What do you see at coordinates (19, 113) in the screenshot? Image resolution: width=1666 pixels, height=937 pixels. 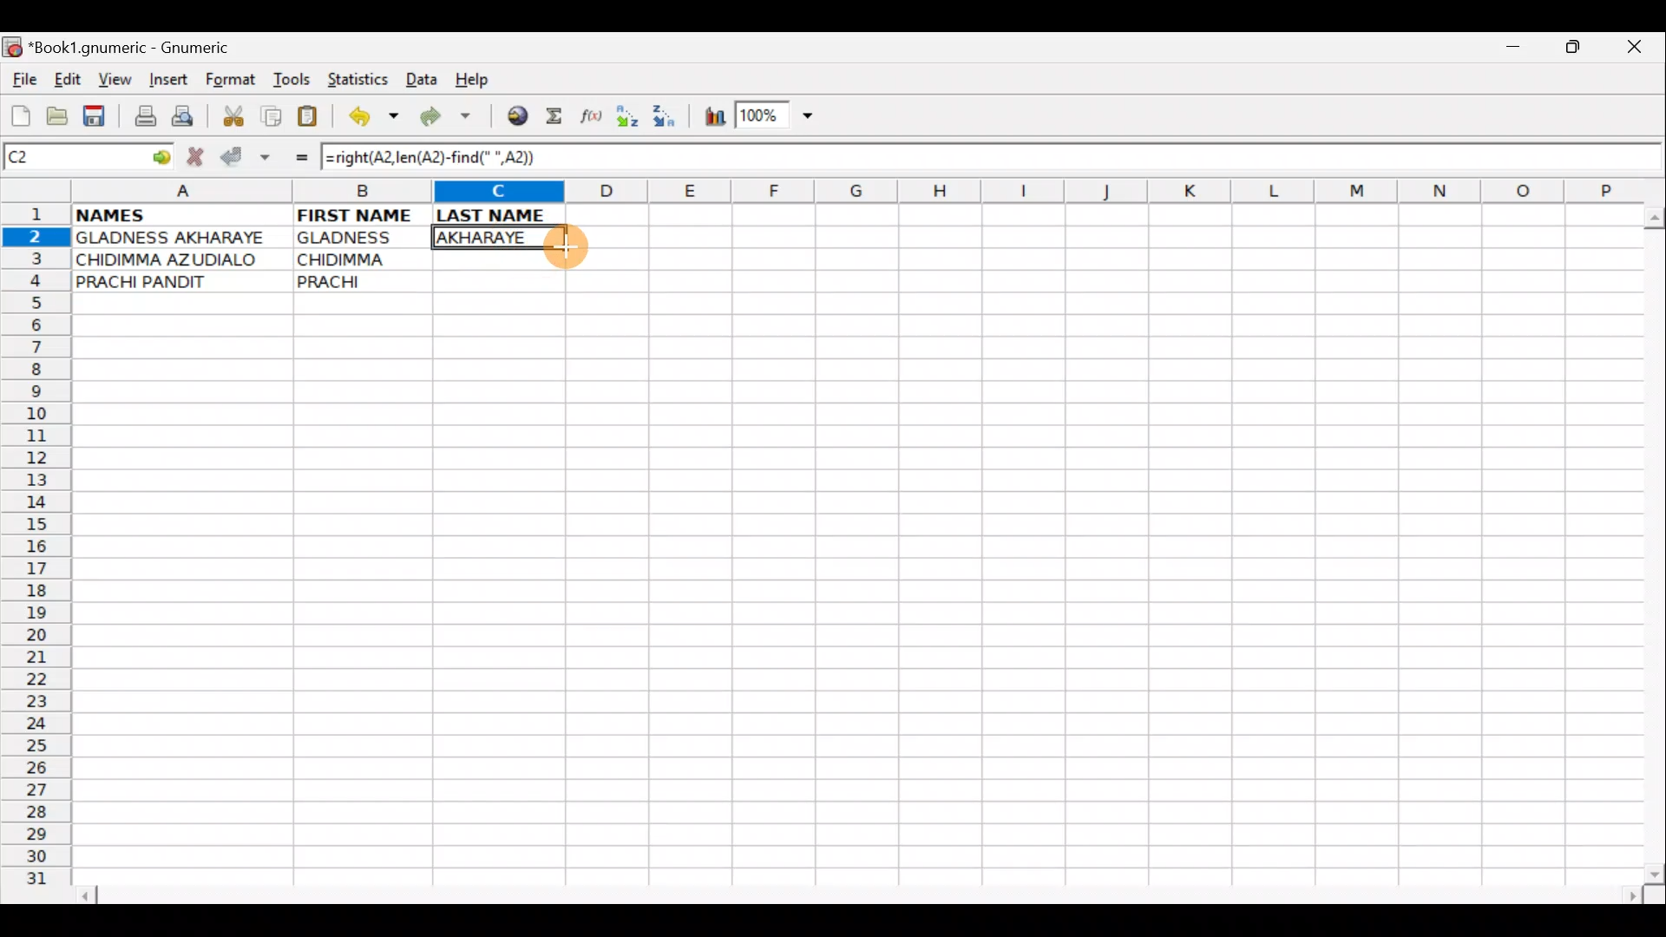 I see `Create new workbook` at bounding box center [19, 113].